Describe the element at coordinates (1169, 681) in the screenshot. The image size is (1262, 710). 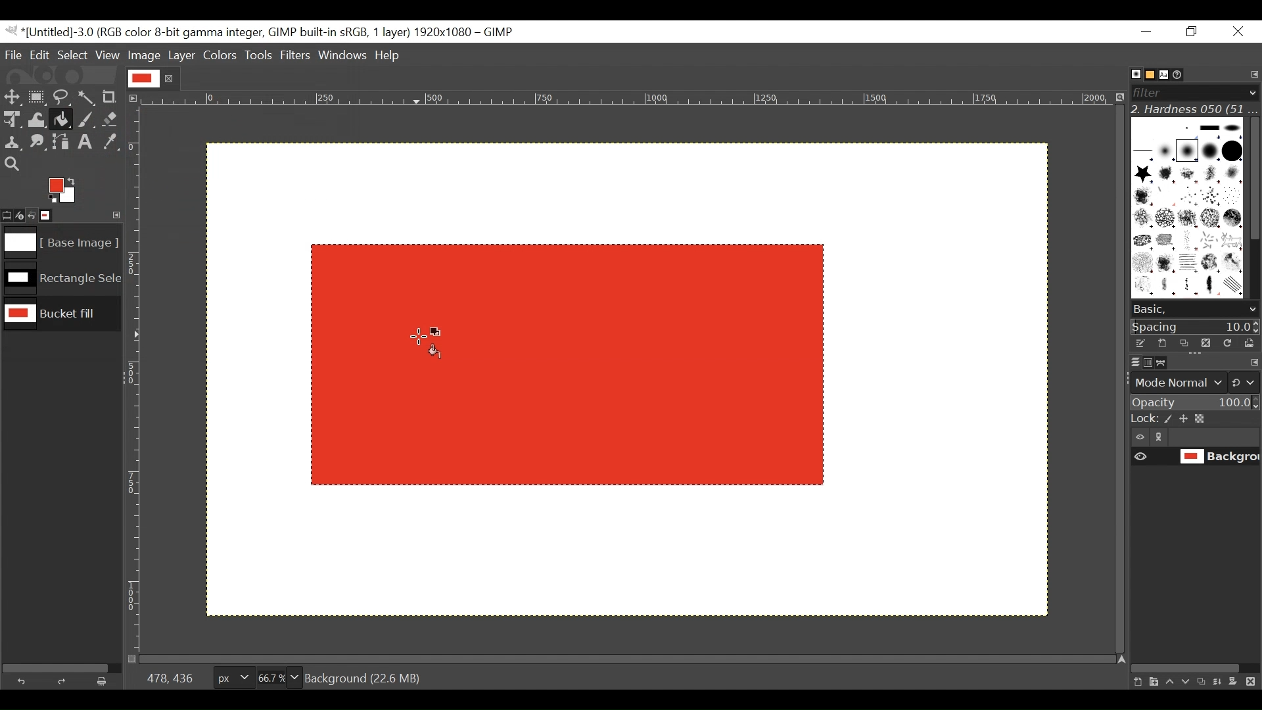
I see `Raise the layer` at that location.